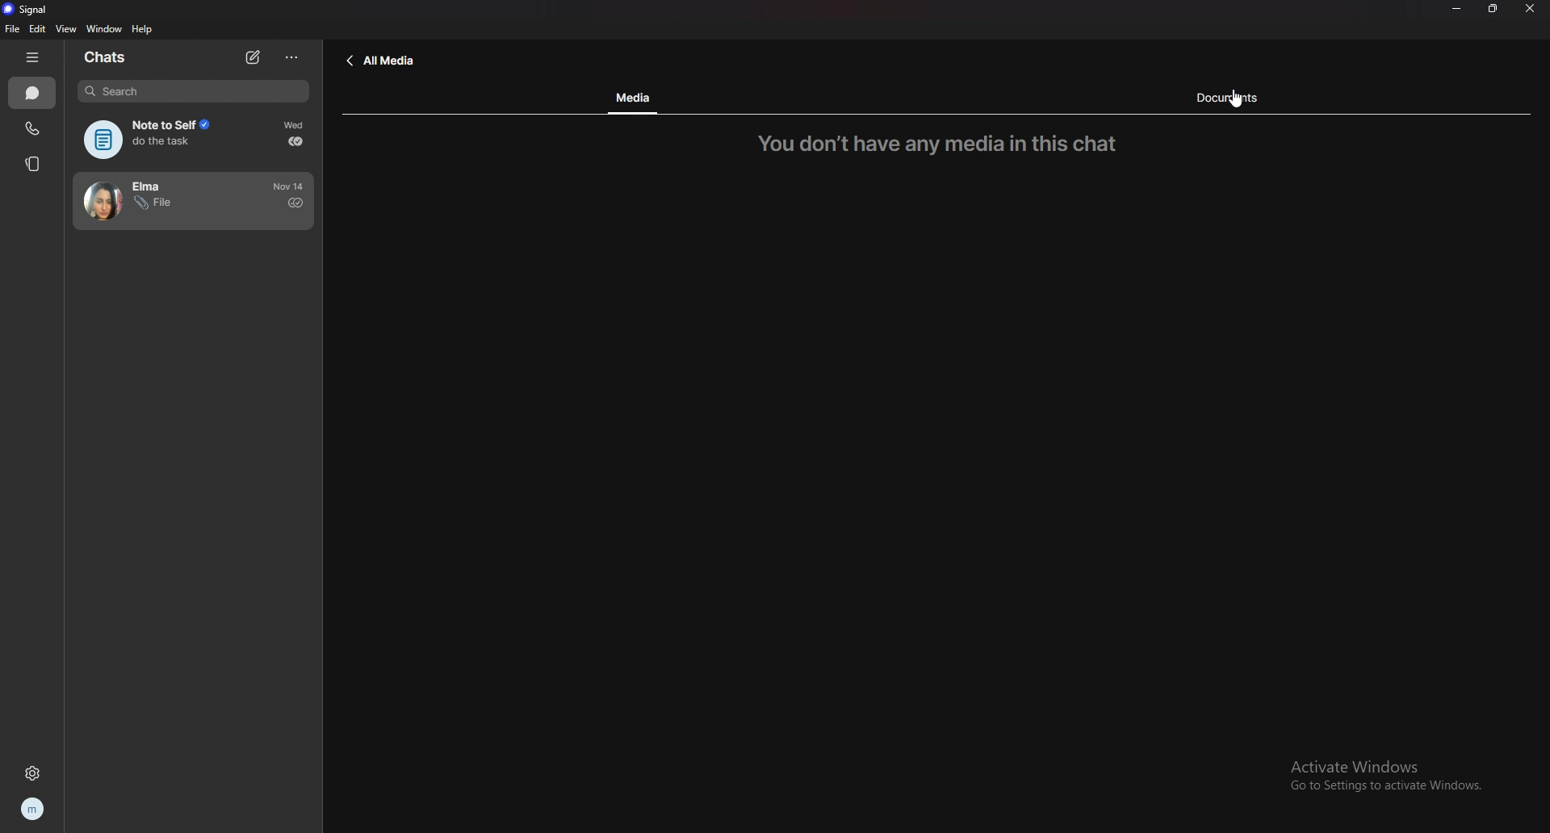  I want to click on profile, so click(34, 810).